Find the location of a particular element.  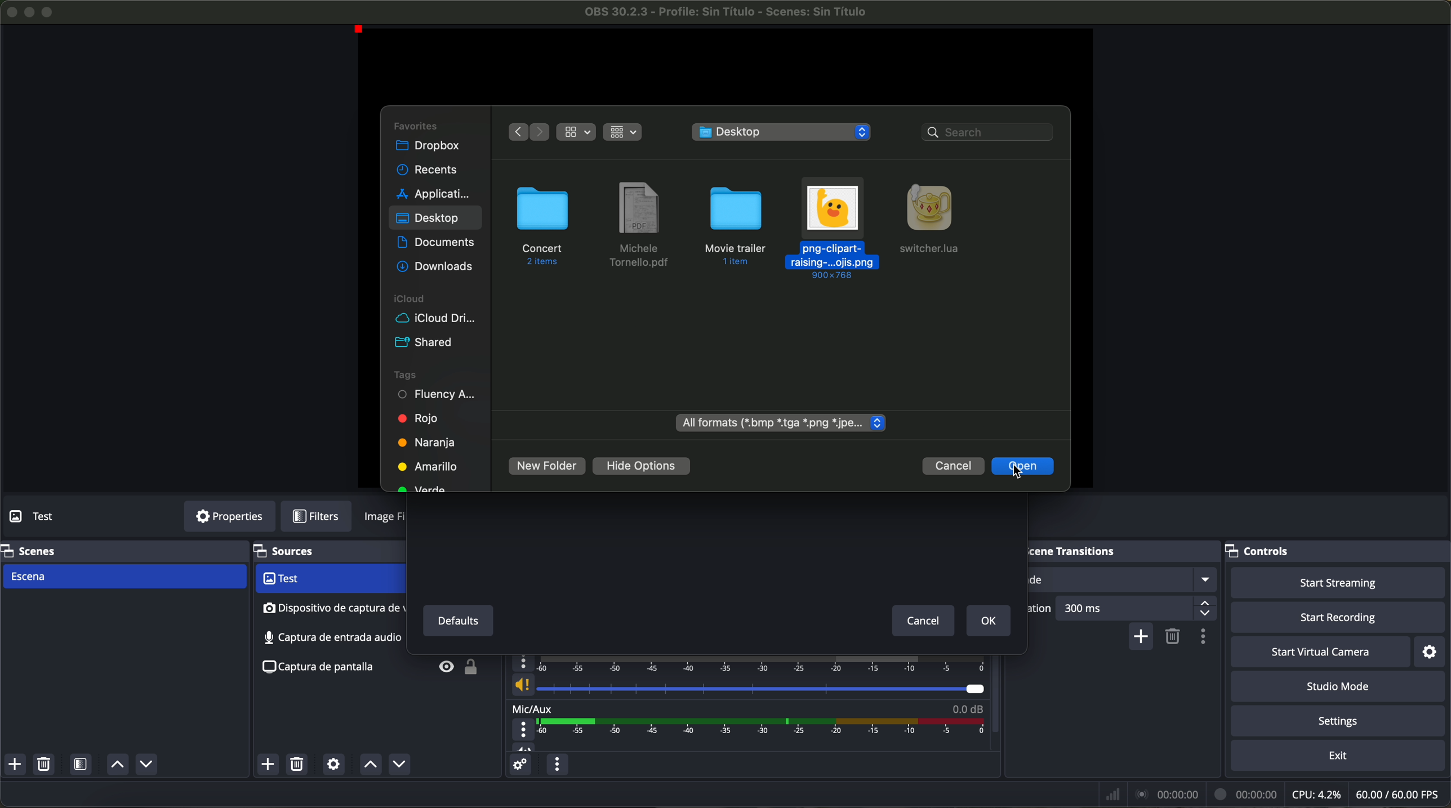

move scene down is located at coordinates (146, 766).